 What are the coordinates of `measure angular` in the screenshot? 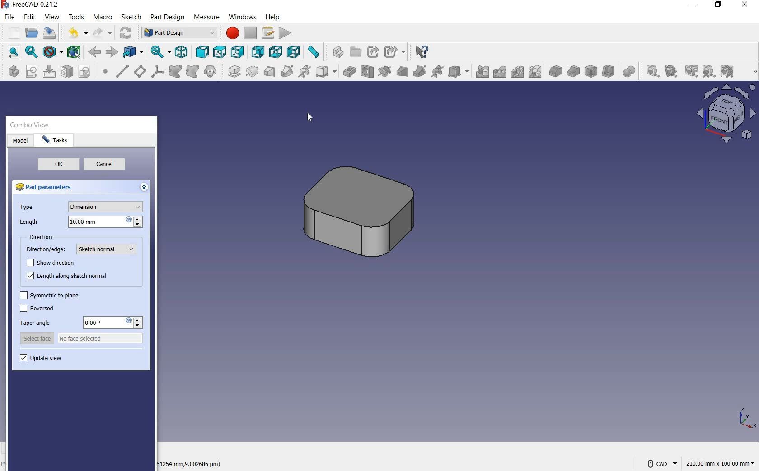 It's located at (671, 71).